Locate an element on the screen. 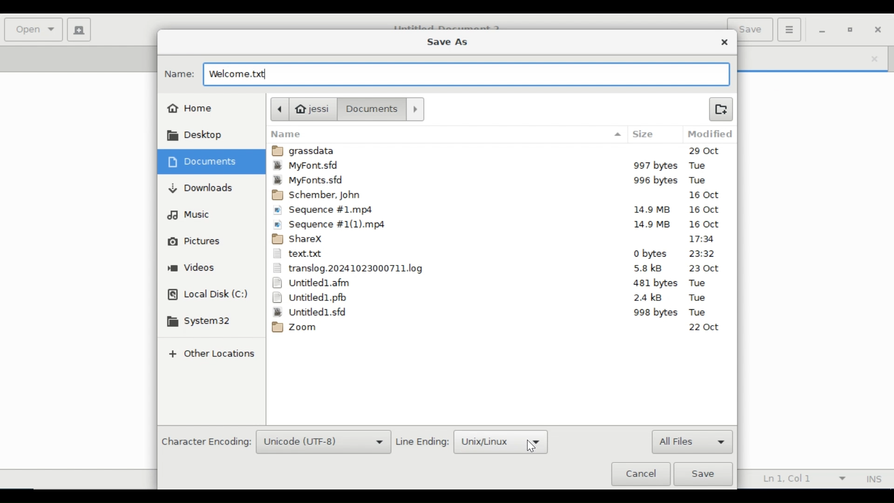 The height and width of the screenshot is (503, 894). Untitled1.afm 481bytes Tue is located at coordinates (499, 283).